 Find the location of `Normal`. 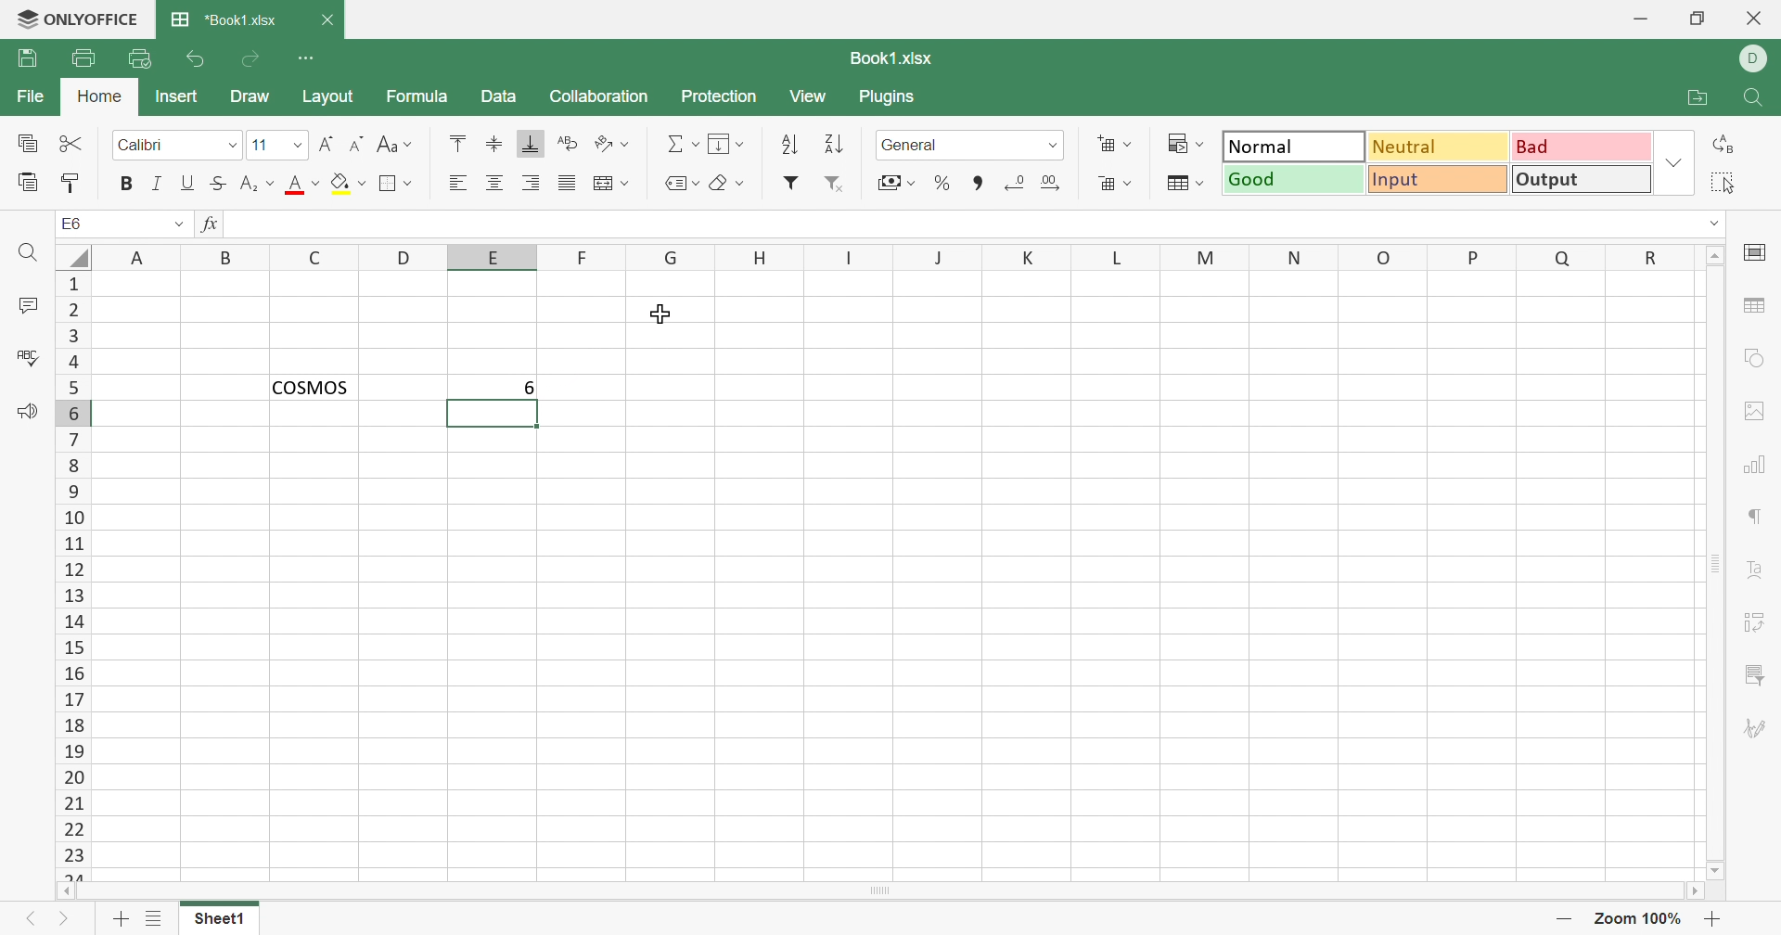

Normal is located at coordinates (1294, 145).